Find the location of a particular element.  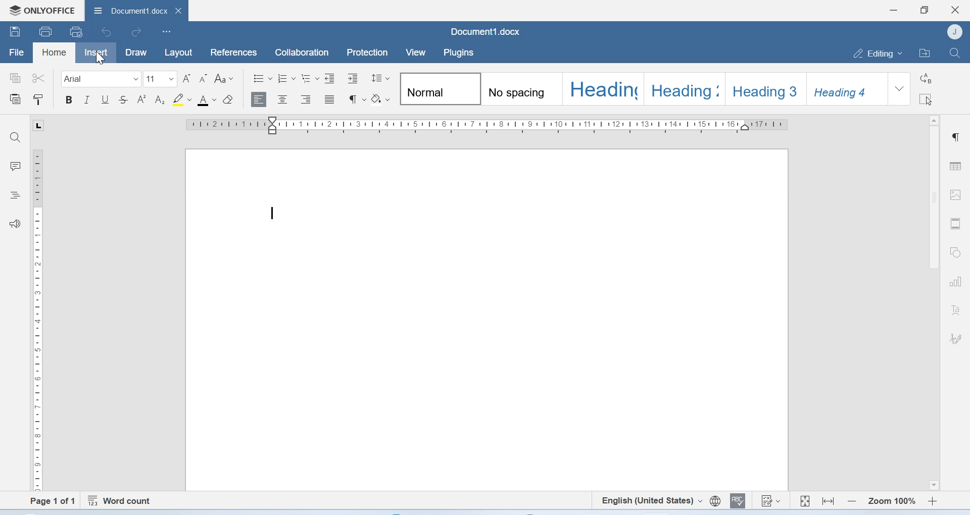

Scroll up is located at coordinates (934, 120).